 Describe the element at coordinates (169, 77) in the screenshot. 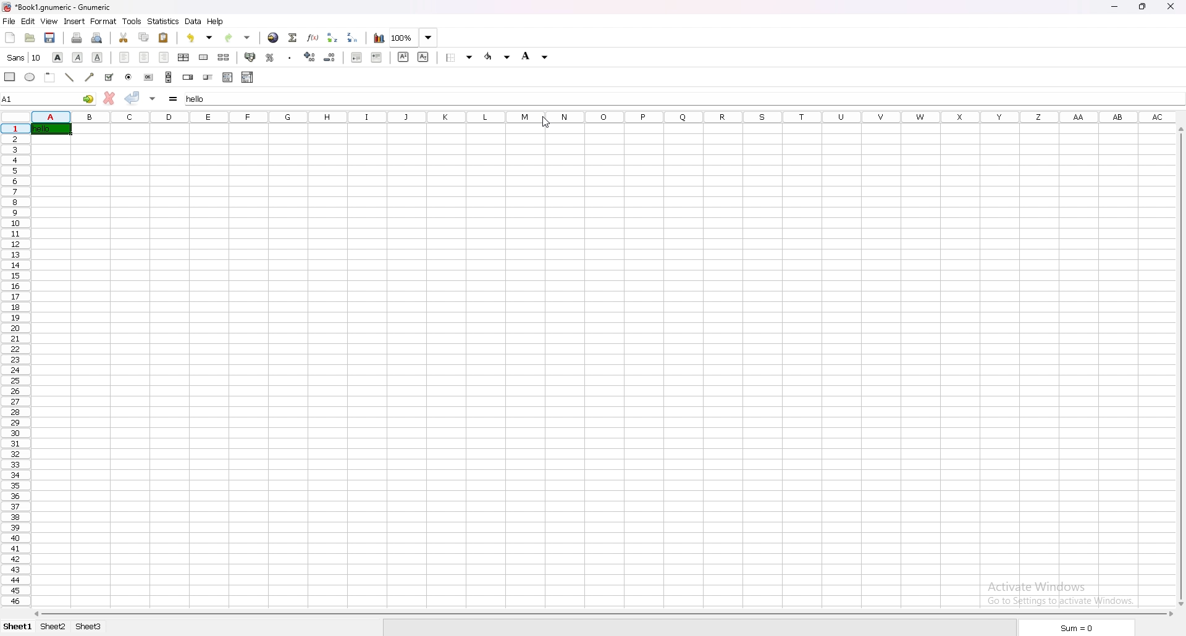

I see `scroll bar` at that location.